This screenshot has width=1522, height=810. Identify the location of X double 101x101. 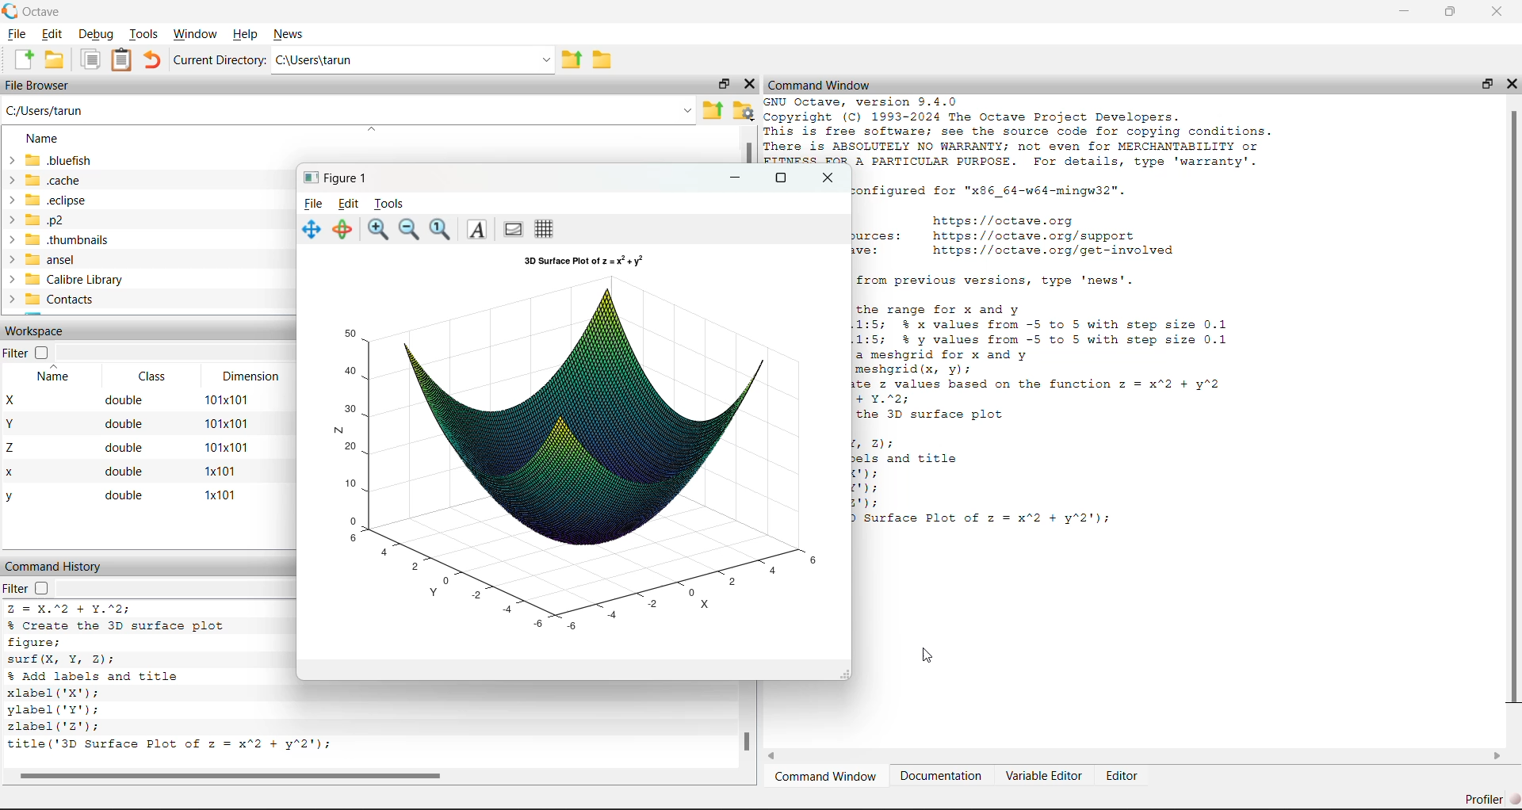
(129, 399).